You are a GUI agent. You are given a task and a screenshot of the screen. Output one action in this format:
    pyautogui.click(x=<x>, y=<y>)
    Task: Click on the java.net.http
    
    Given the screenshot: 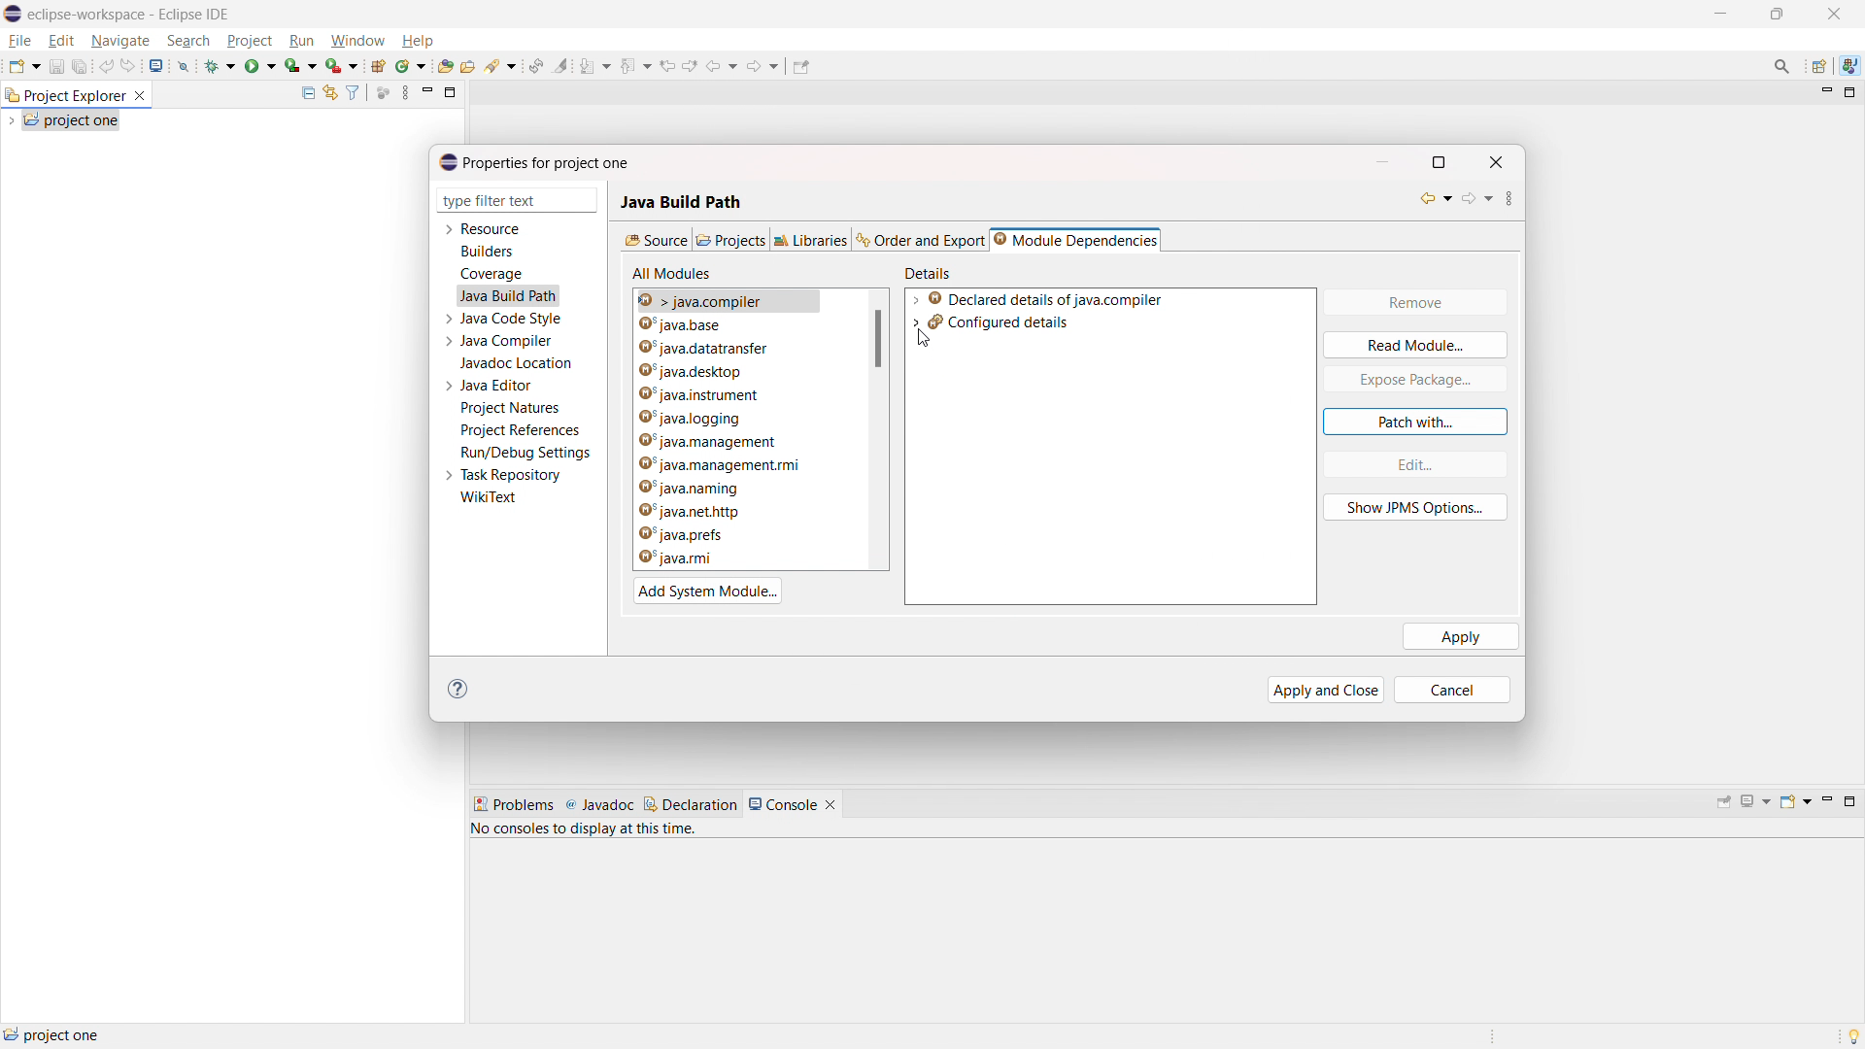 What is the action you would take?
    pyautogui.click(x=725, y=513)
    